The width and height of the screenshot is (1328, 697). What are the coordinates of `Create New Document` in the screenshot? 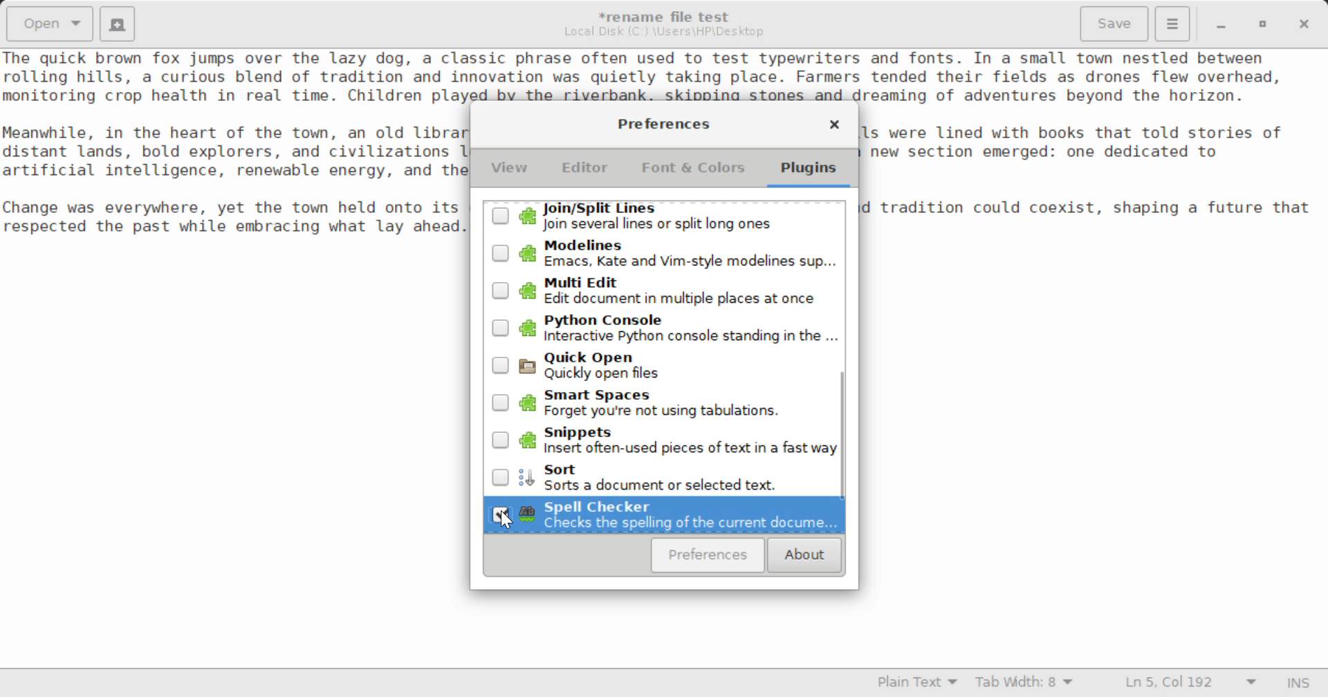 It's located at (116, 22).